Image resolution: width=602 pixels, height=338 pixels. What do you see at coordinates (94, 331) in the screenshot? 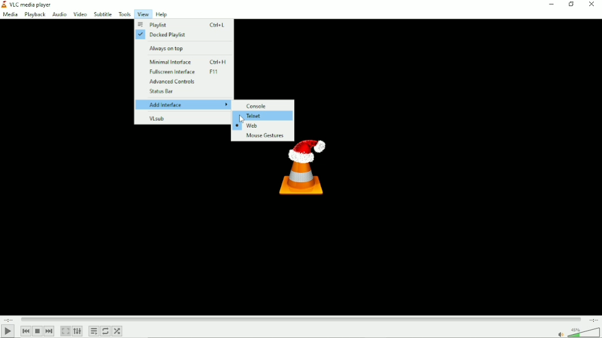
I see `Toggle playlist` at bounding box center [94, 331].